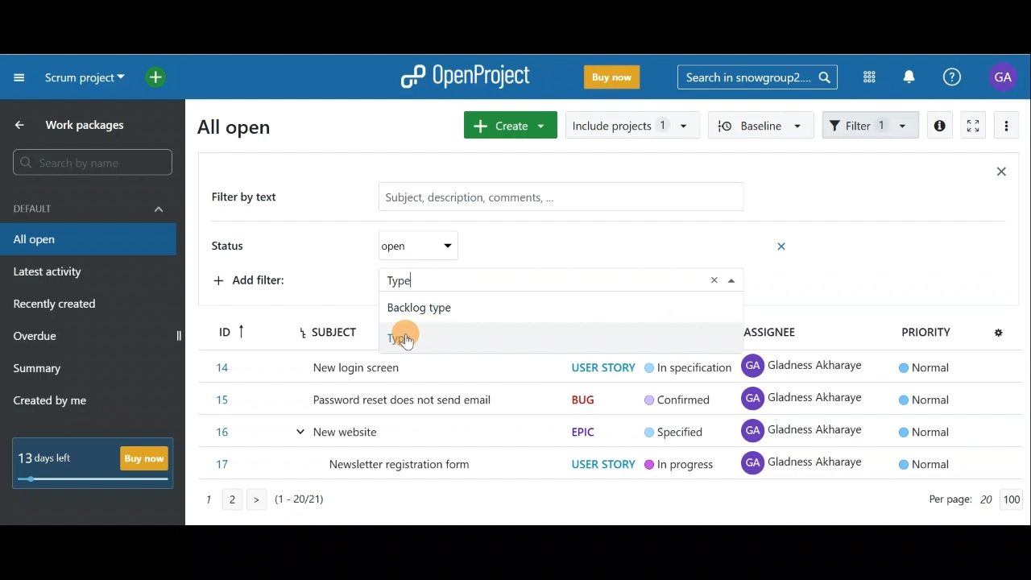  What do you see at coordinates (575, 402) in the screenshot?
I see `Item 7` at bounding box center [575, 402].